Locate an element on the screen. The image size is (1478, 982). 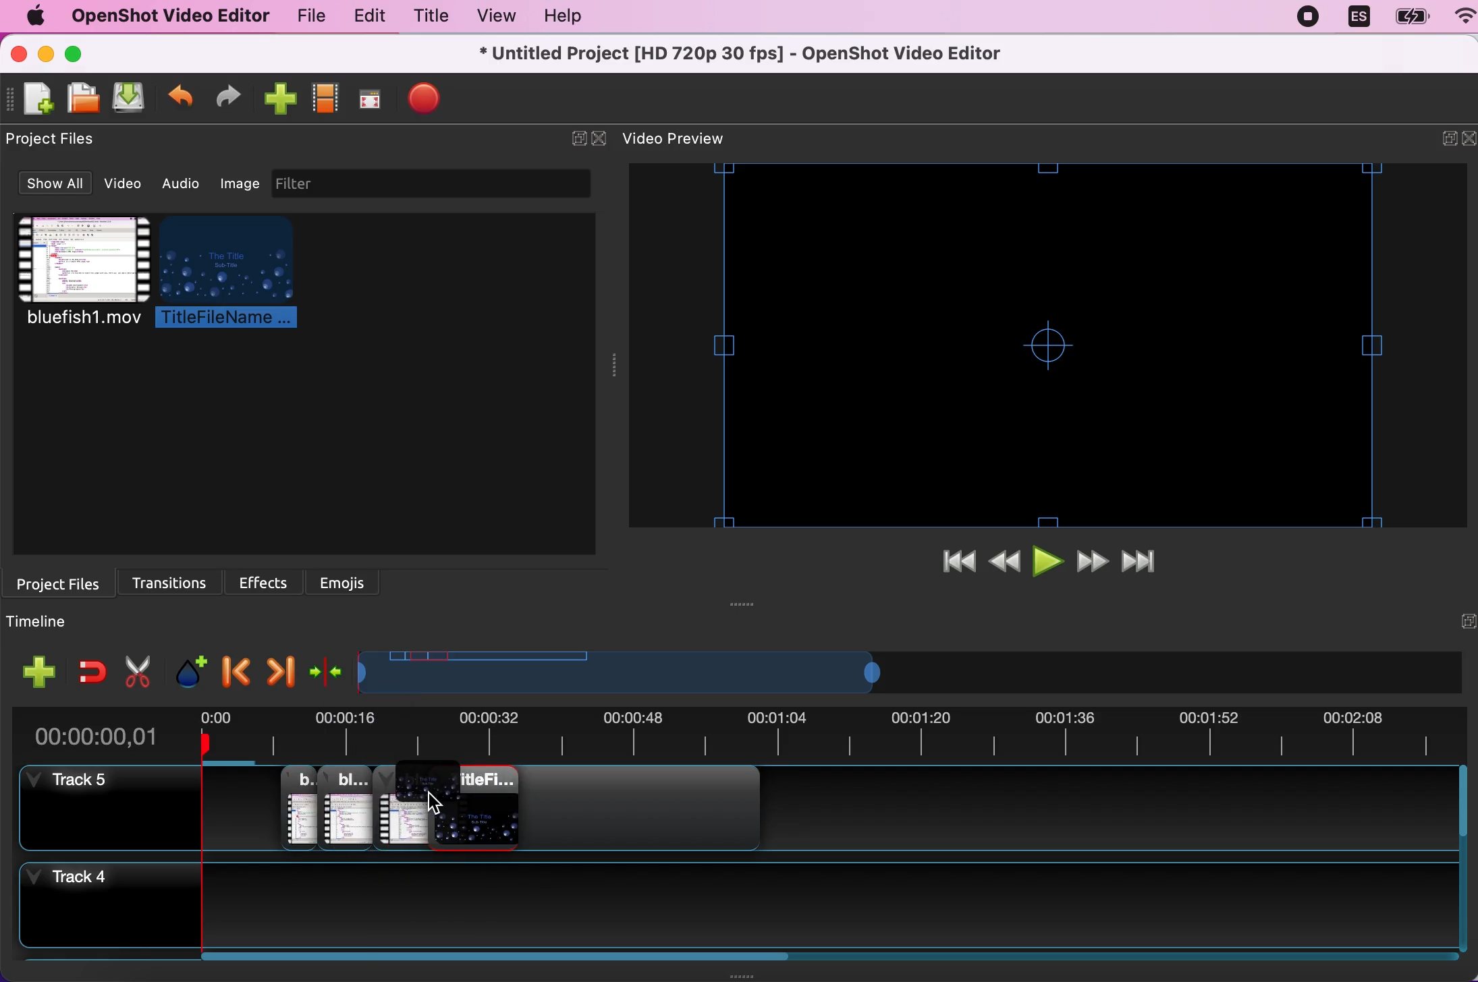
video duration is located at coordinates (831, 738).